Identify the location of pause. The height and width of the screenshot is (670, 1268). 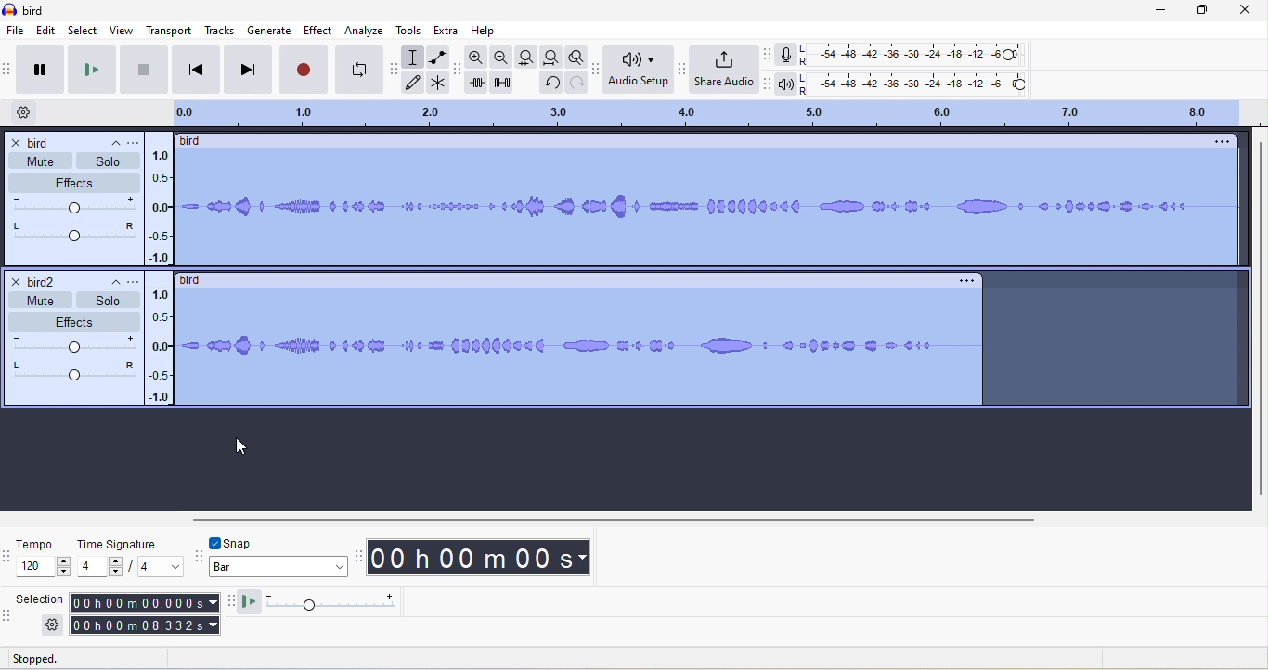
(39, 68).